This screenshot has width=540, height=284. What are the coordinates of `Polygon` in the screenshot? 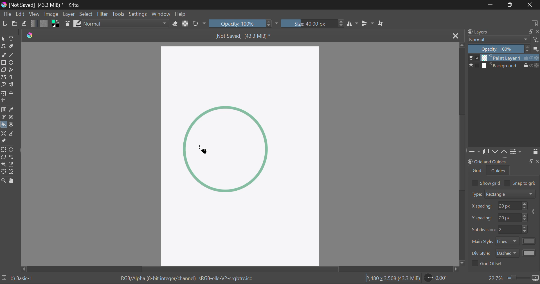 It's located at (3, 69).